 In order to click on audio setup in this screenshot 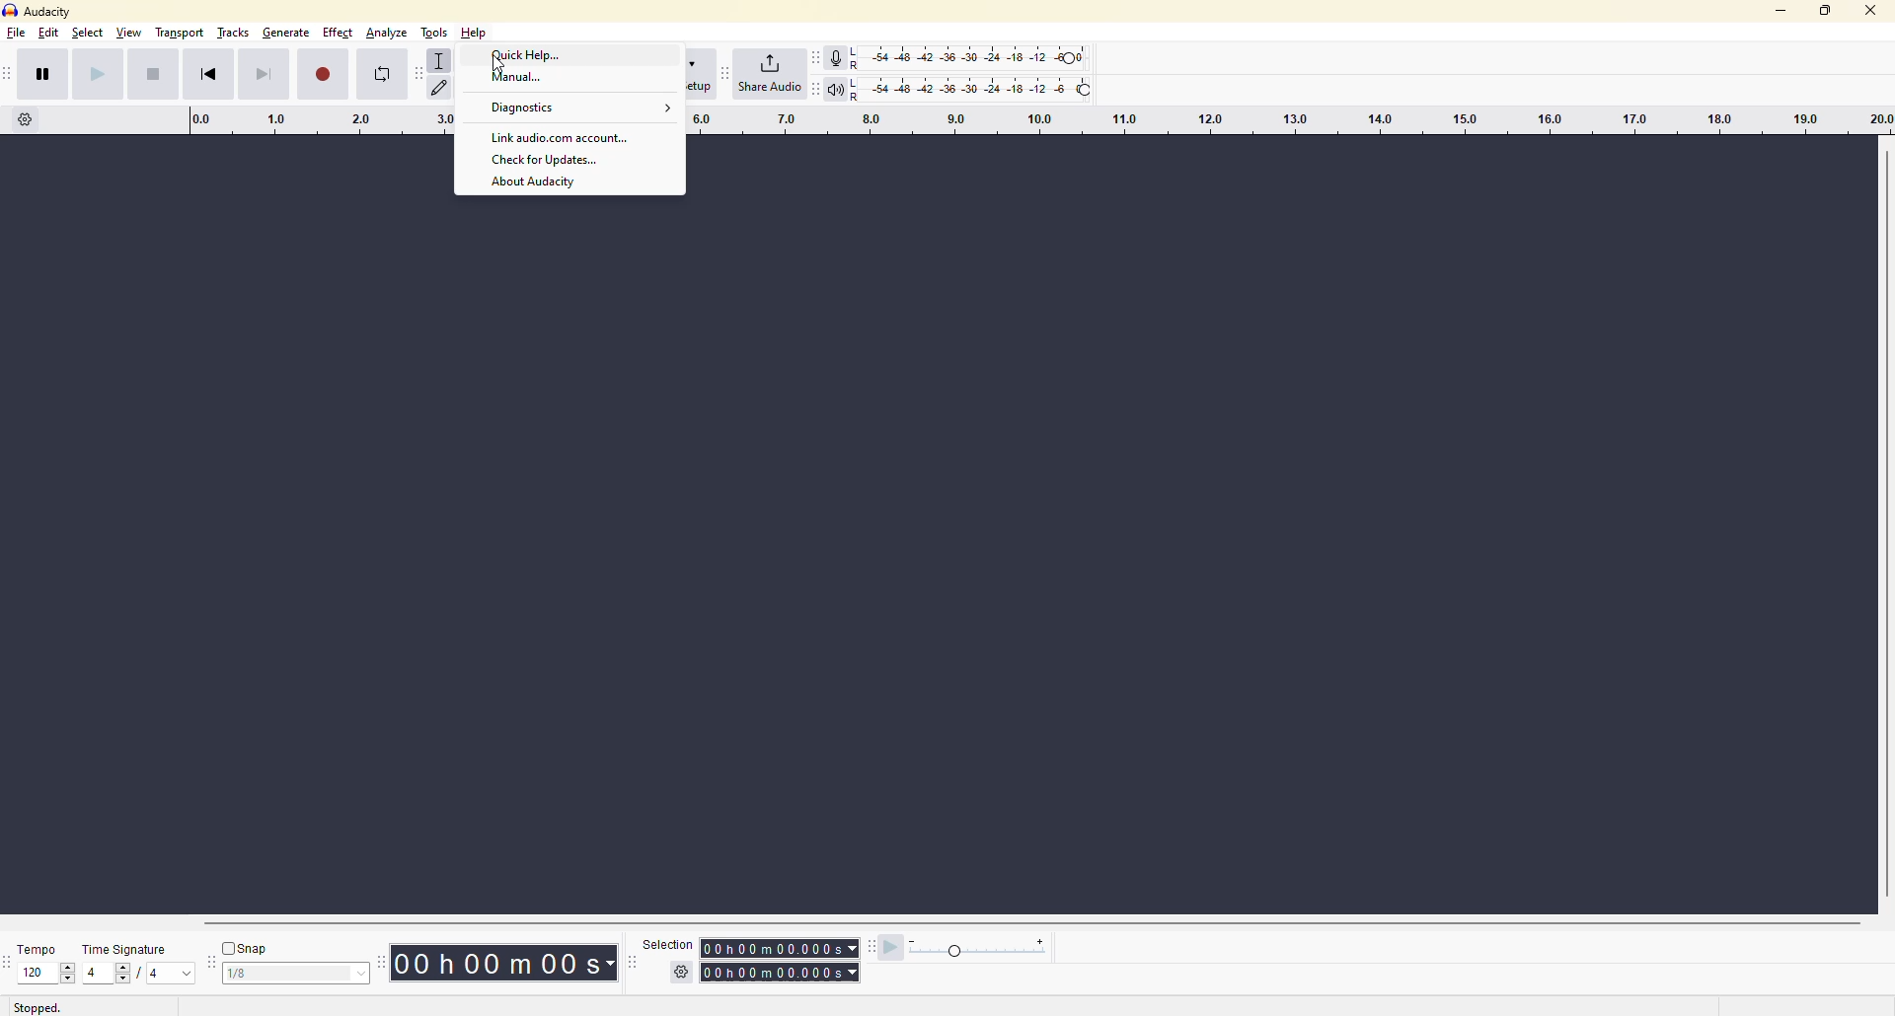, I will do `click(702, 77)`.